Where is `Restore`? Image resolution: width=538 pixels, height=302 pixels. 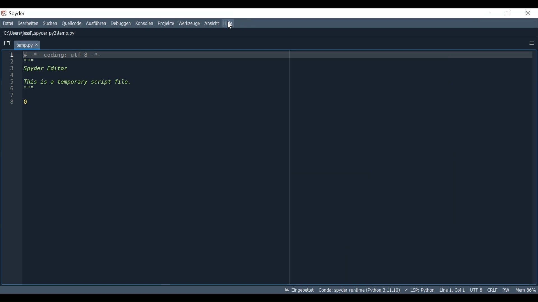 Restore is located at coordinates (509, 13).